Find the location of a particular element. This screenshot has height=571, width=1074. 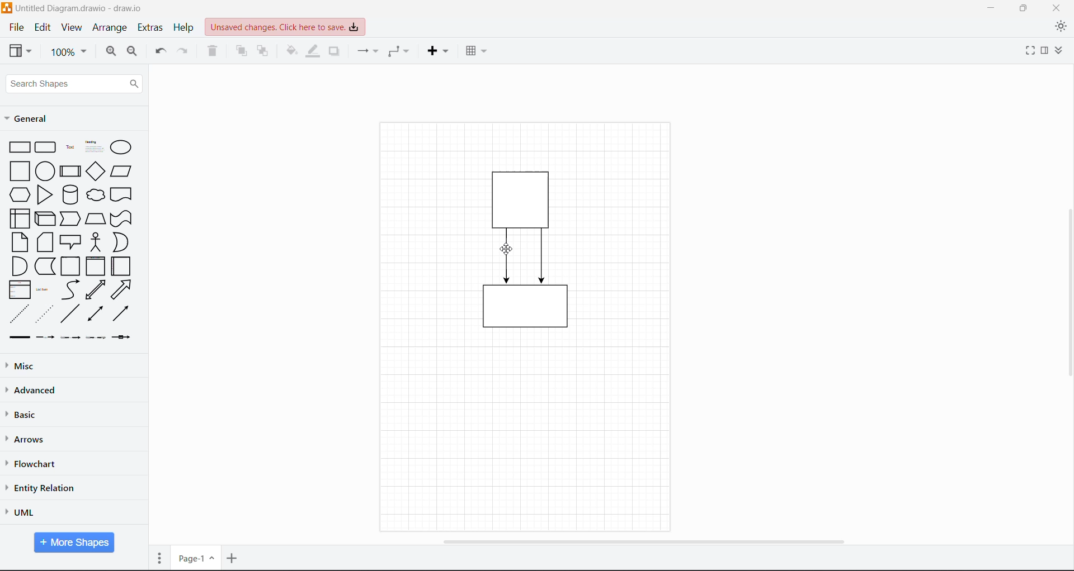

Document is located at coordinates (122, 194).